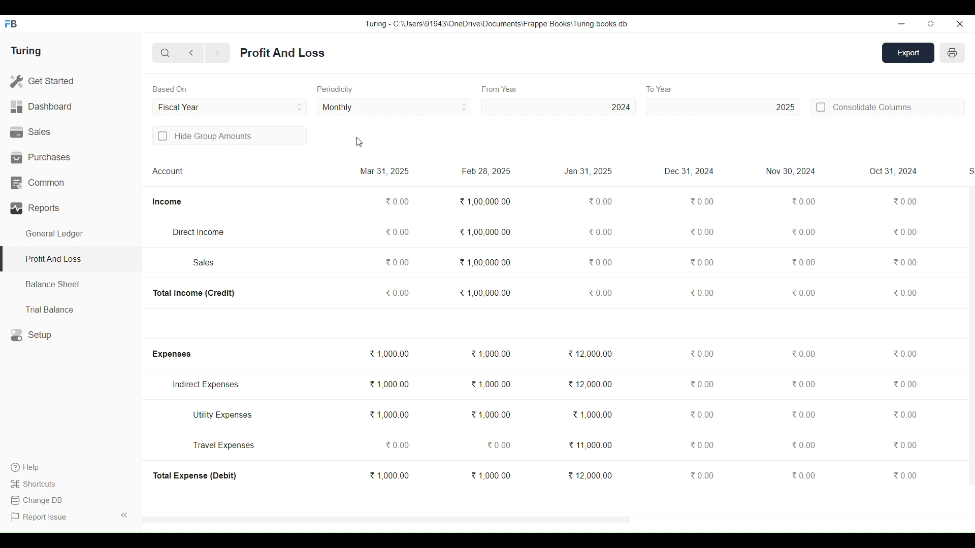 The image size is (975, 548). Describe the element at coordinates (905, 475) in the screenshot. I see `0.00` at that location.